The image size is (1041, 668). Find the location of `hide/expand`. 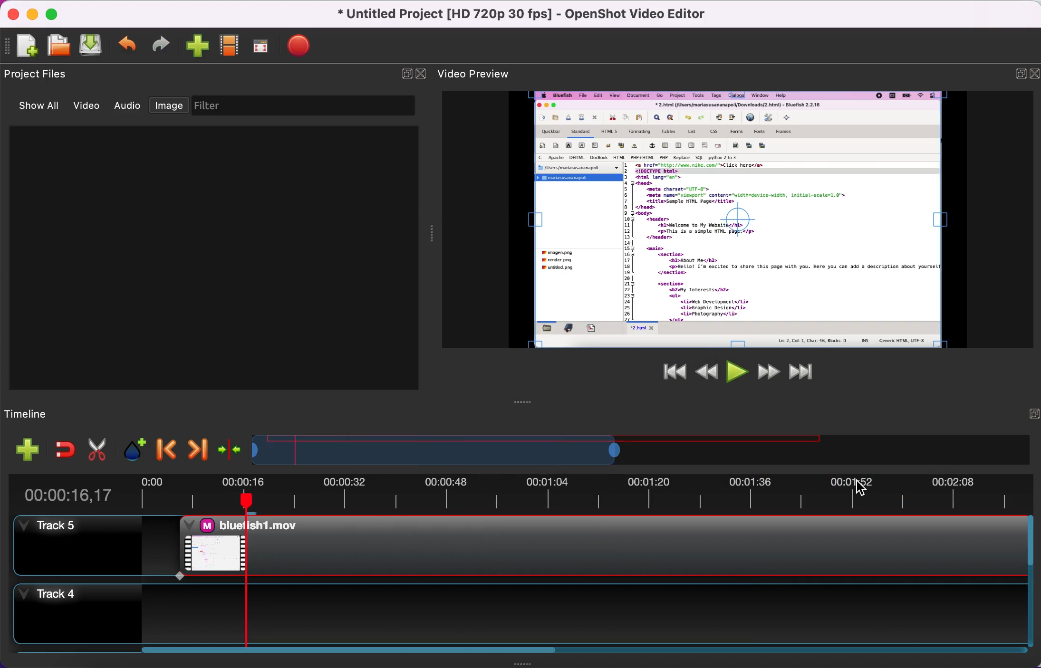

hide/expand is located at coordinates (1027, 415).